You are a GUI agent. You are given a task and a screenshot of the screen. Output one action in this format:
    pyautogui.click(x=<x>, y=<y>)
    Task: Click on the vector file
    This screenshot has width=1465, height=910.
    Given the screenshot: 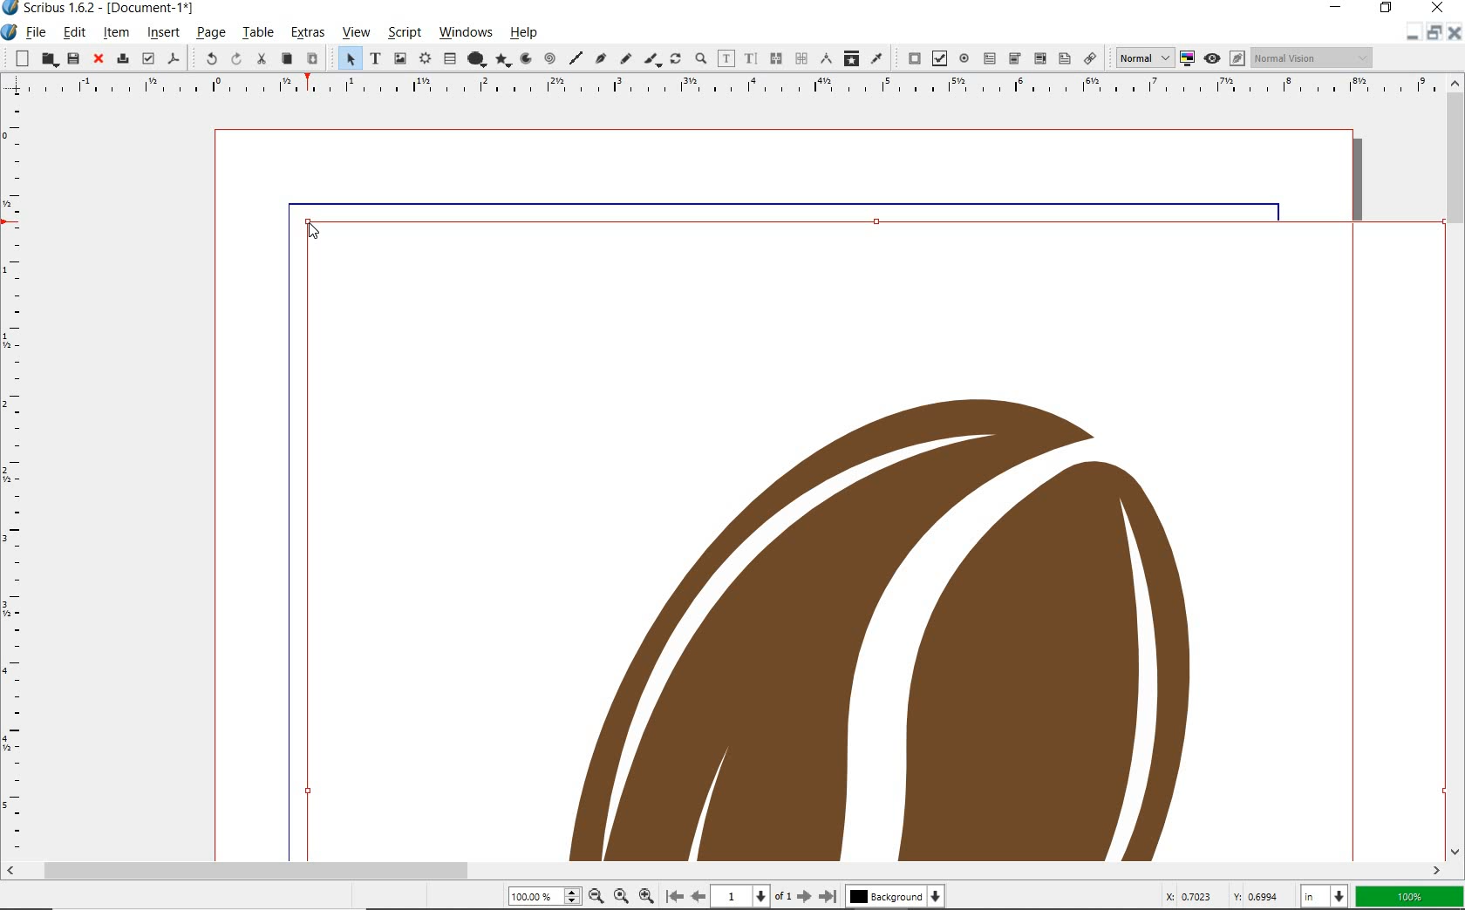 What is the action you would take?
    pyautogui.click(x=862, y=538)
    